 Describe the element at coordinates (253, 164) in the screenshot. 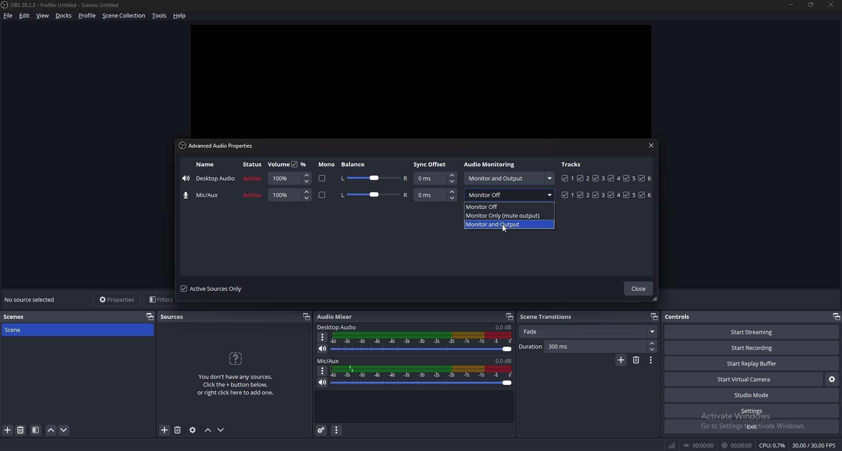

I see `status` at that location.